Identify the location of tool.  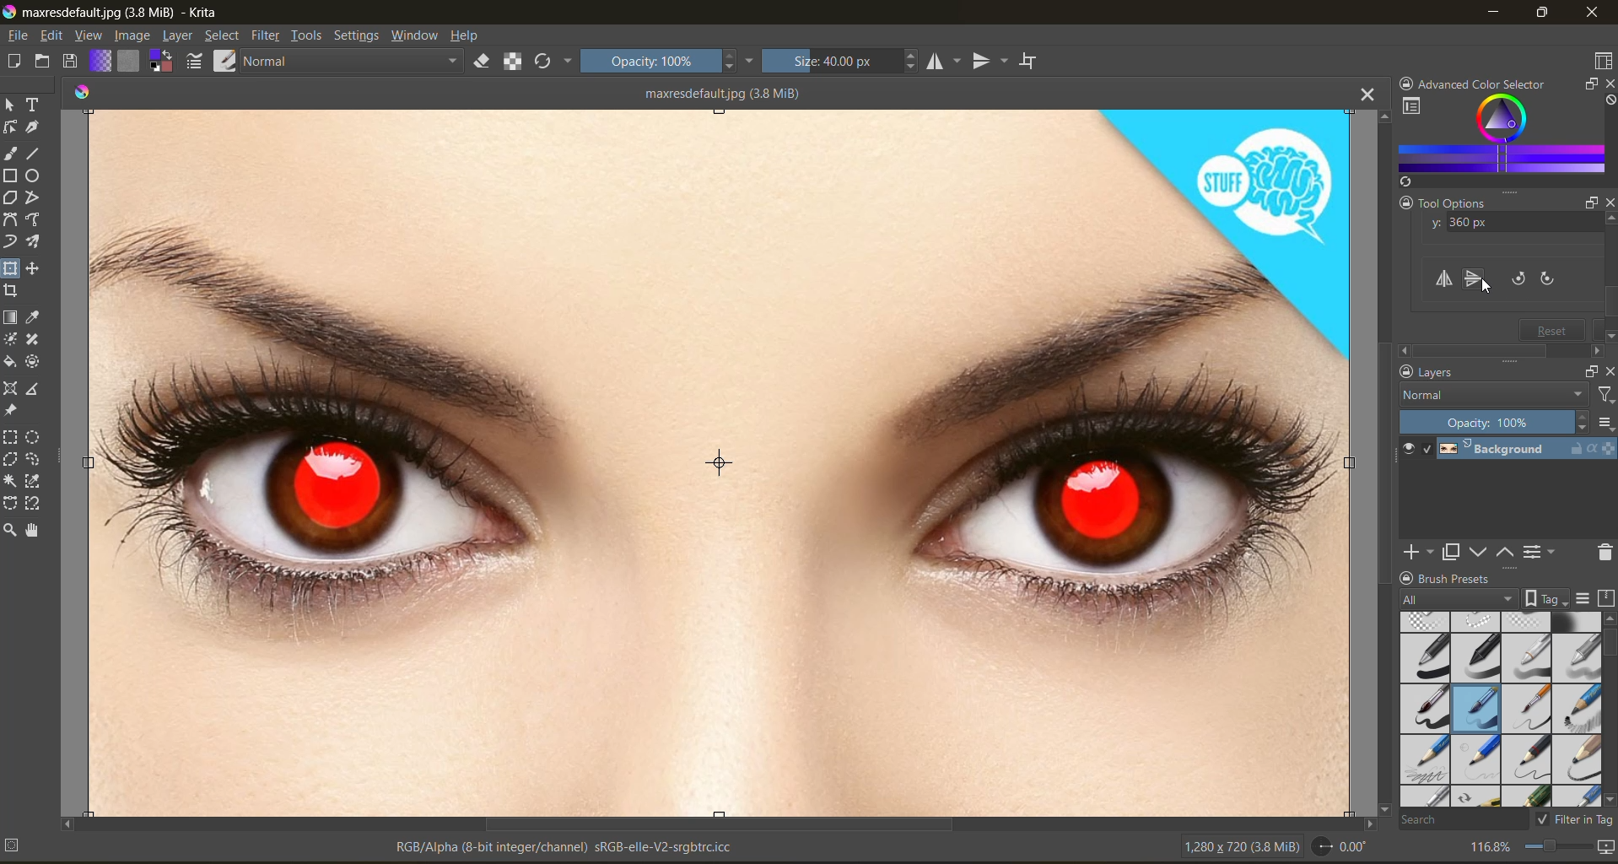
(37, 528).